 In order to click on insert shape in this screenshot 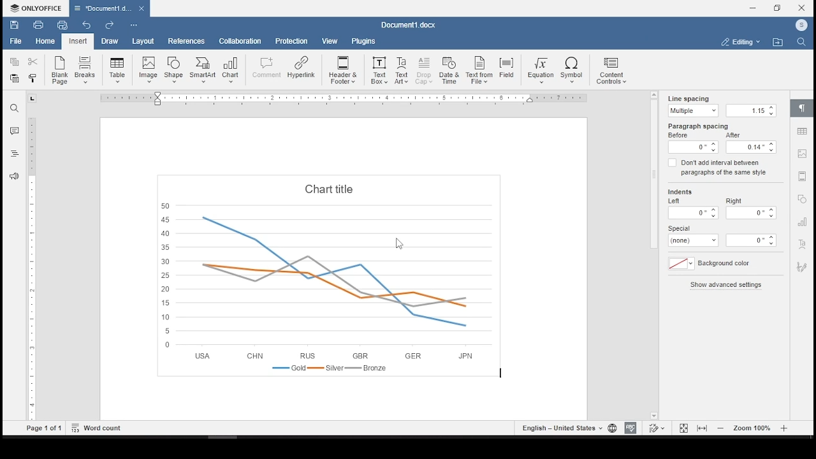, I will do `click(174, 69)`.